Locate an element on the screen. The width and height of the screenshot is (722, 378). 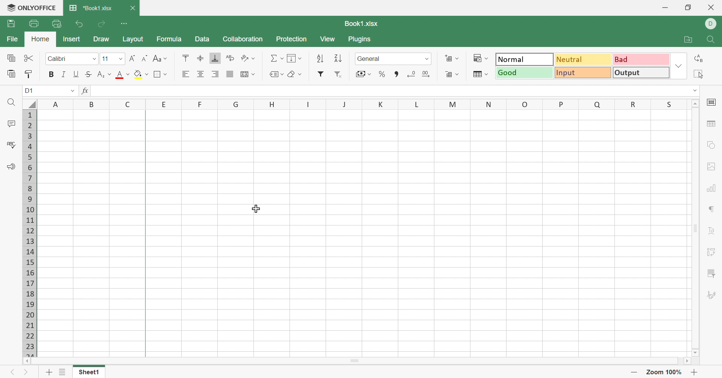
Data is located at coordinates (204, 39).